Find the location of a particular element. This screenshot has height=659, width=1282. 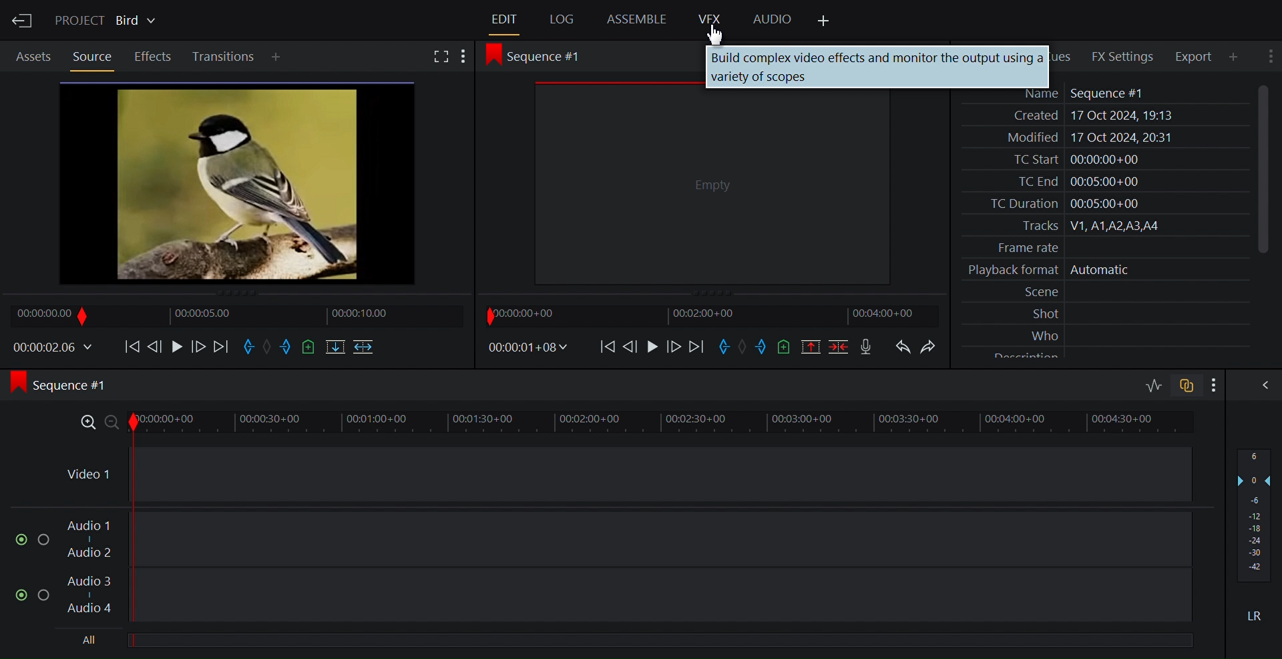

Solo this track is located at coordinates (45, 592).